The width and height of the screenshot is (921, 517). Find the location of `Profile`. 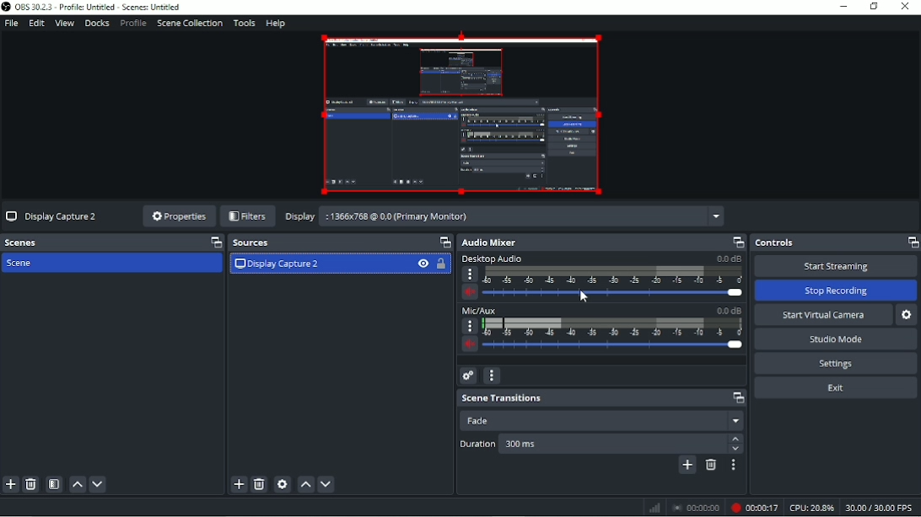

Profile is located at coordinates (132, 24).